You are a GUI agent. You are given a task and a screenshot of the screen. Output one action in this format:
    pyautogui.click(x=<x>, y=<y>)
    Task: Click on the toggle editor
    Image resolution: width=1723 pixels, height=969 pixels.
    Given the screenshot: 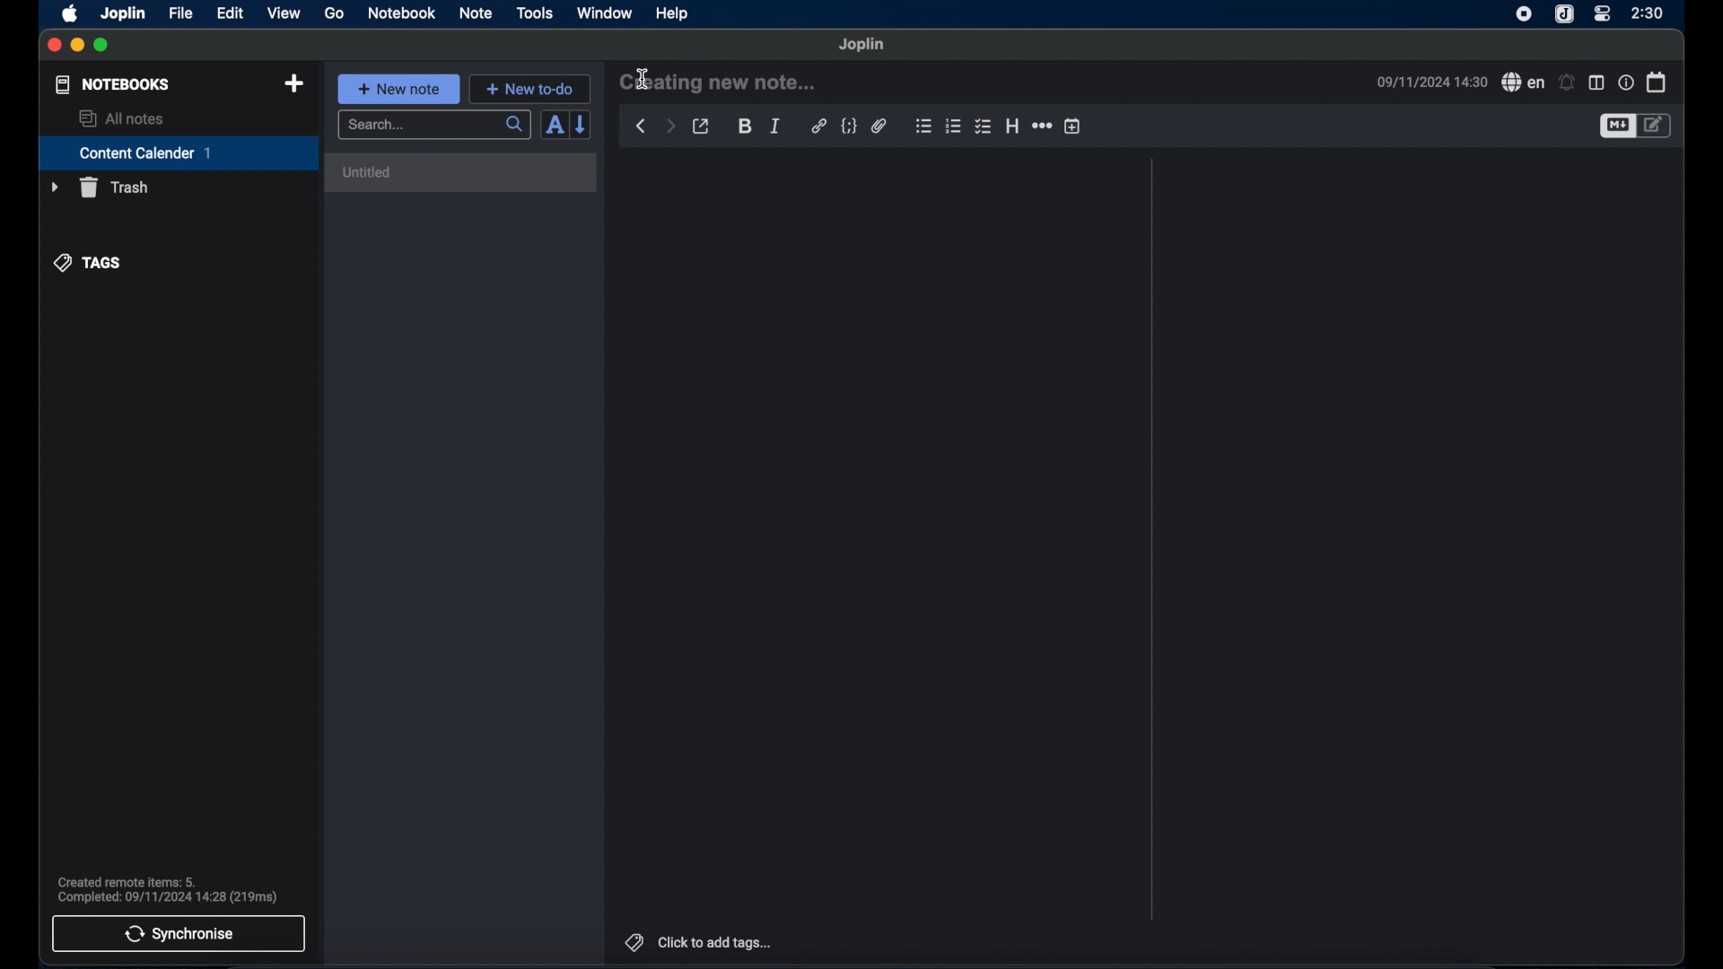 What is the action you would take?
    pyautogui.click(x=1657, y=126)
    